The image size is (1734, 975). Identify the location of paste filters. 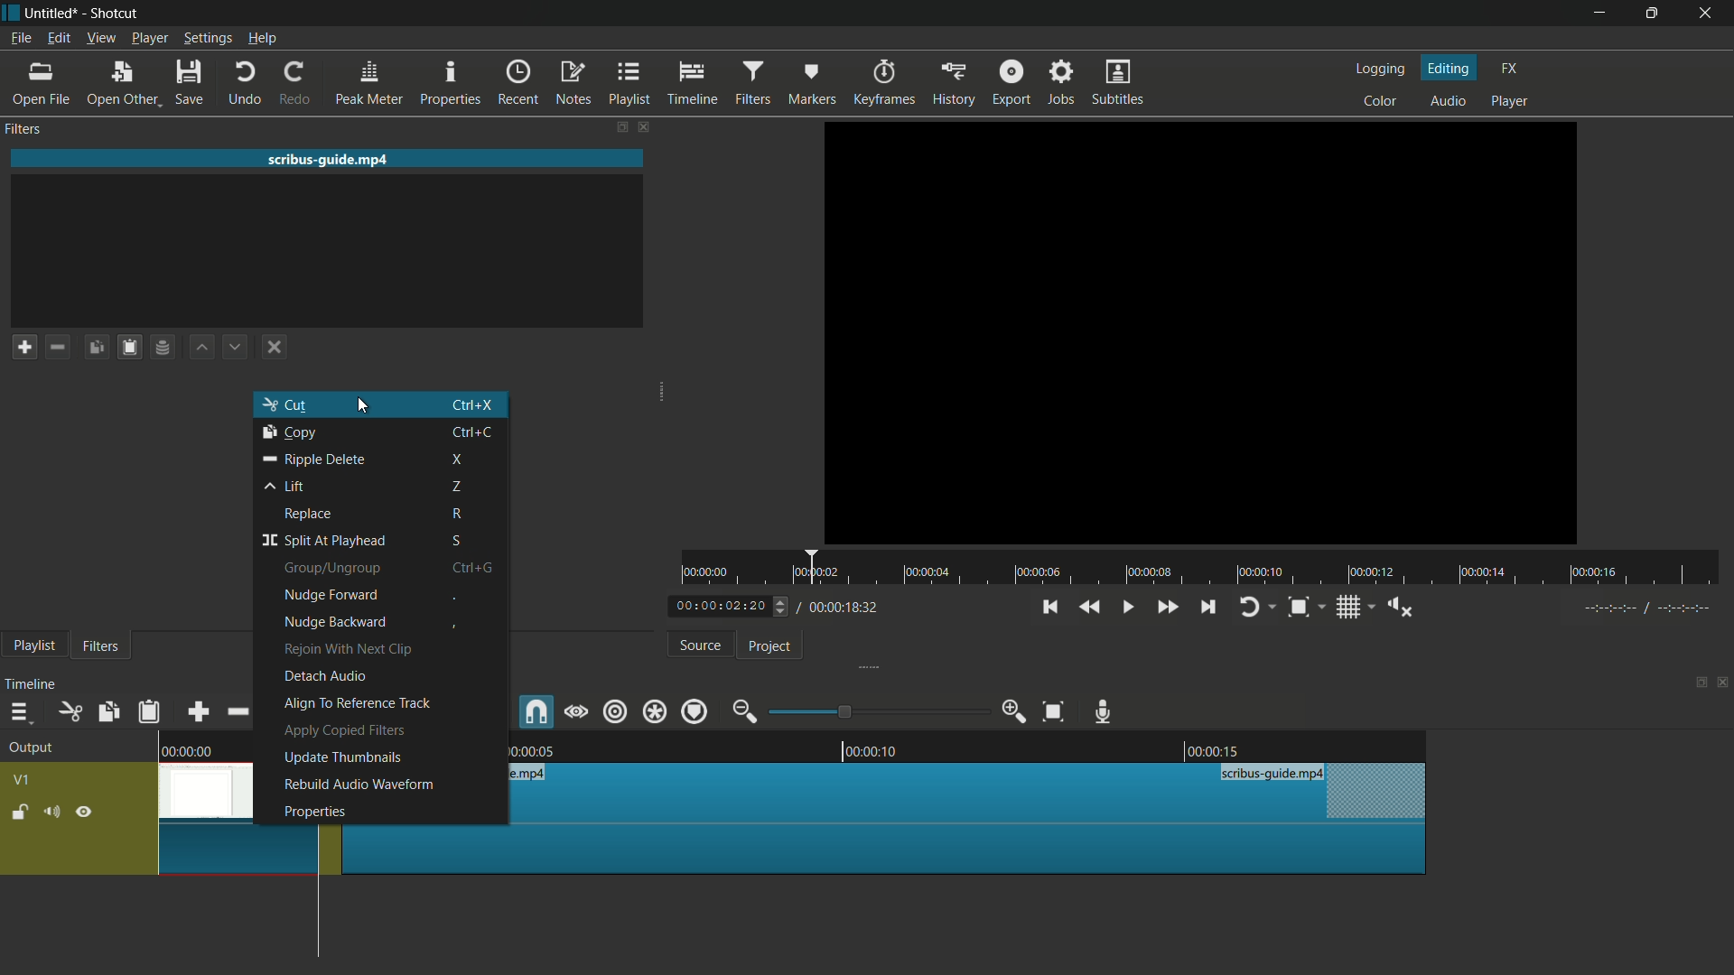
(130, 348).